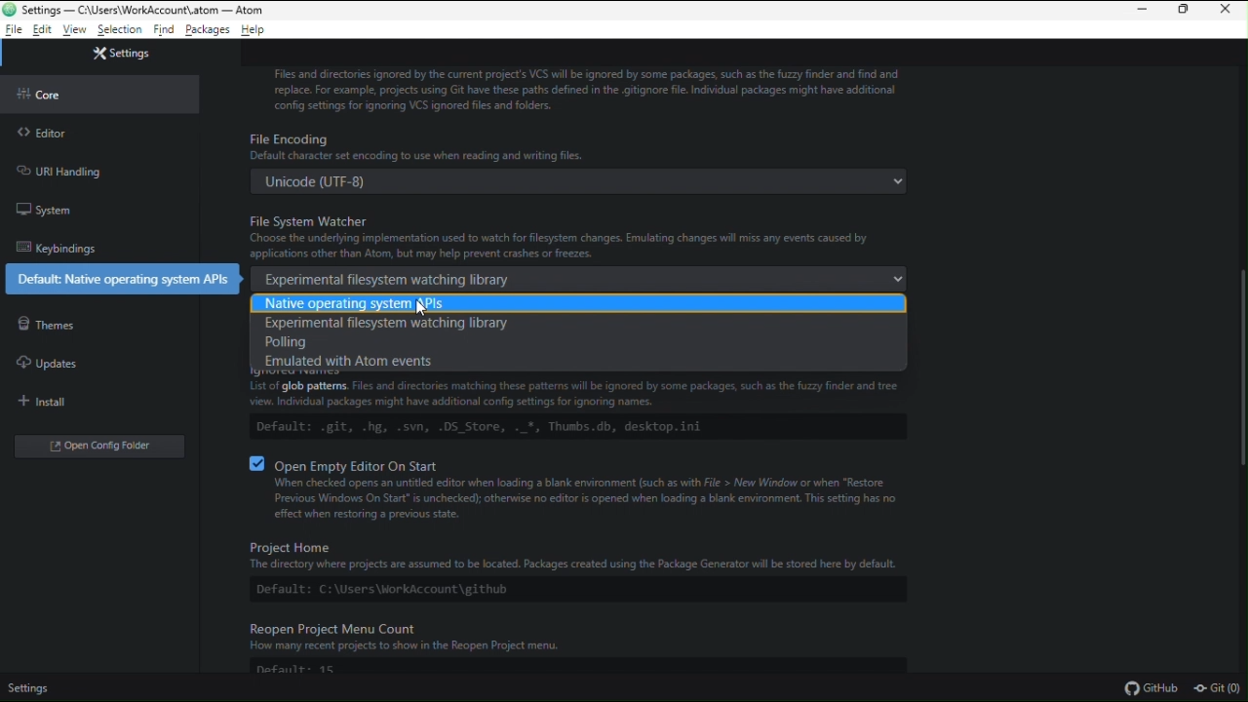 The height and width of the screenshot is (702, 1248). Describe the element at coordinates (58, 171) in the screenshot. I see `URL handling` at that location.